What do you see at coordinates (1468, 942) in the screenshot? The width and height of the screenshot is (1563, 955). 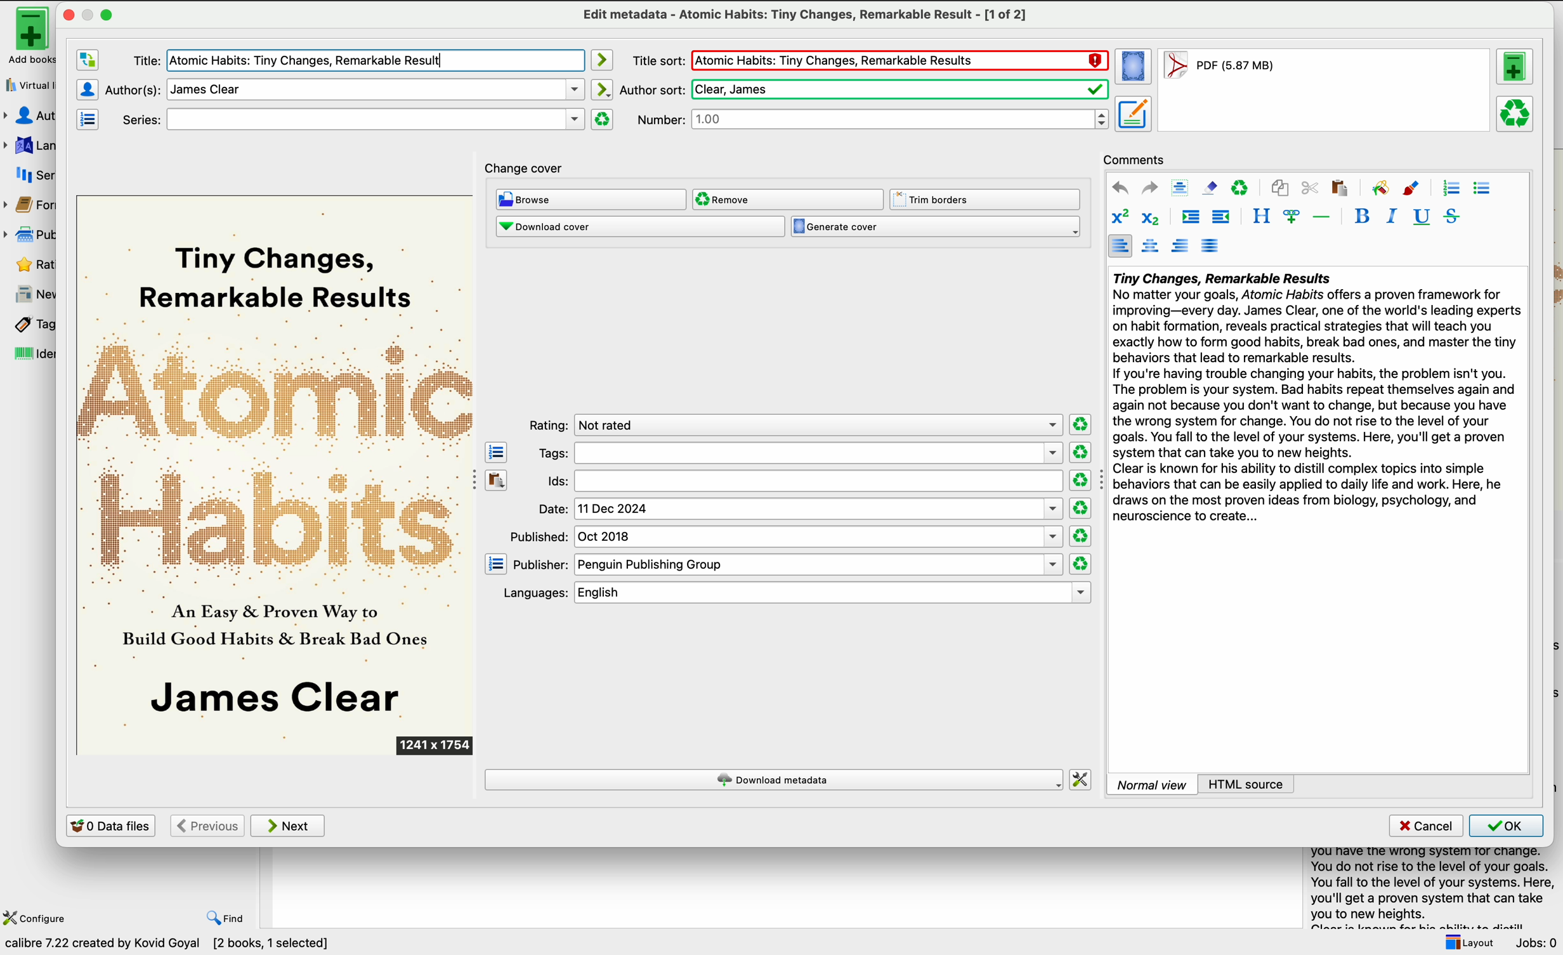 I see `layout` at bounding box center [1468, 942].